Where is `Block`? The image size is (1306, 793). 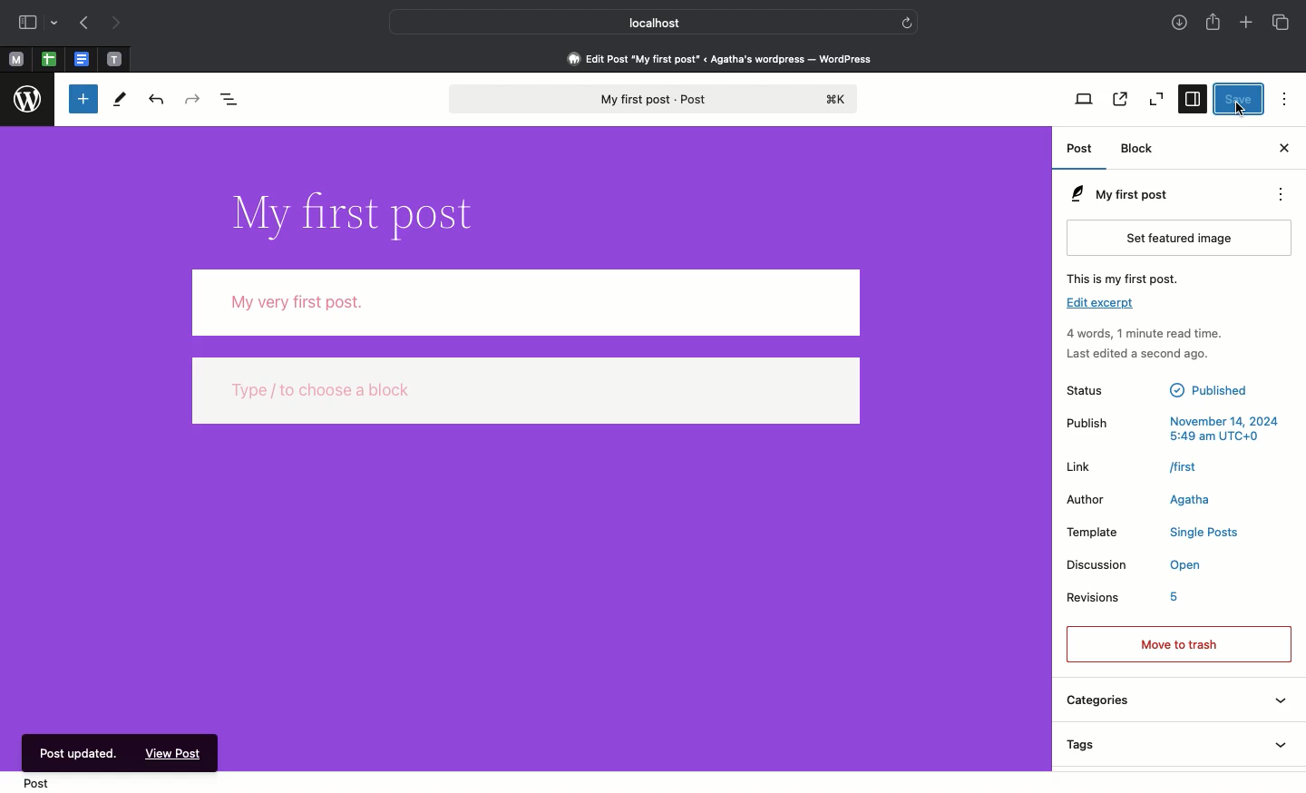 Block is located at coordinates (1142, 149).